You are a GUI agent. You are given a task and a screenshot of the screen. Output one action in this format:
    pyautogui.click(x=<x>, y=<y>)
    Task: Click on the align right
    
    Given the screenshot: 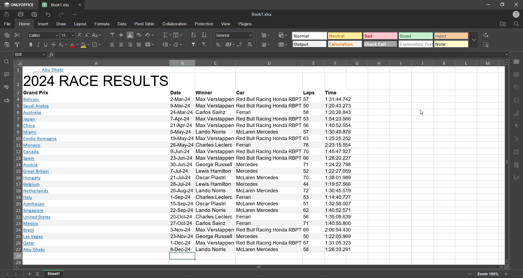 What is the action you would take?
    pyautogui.click(x=131, y=45)
    